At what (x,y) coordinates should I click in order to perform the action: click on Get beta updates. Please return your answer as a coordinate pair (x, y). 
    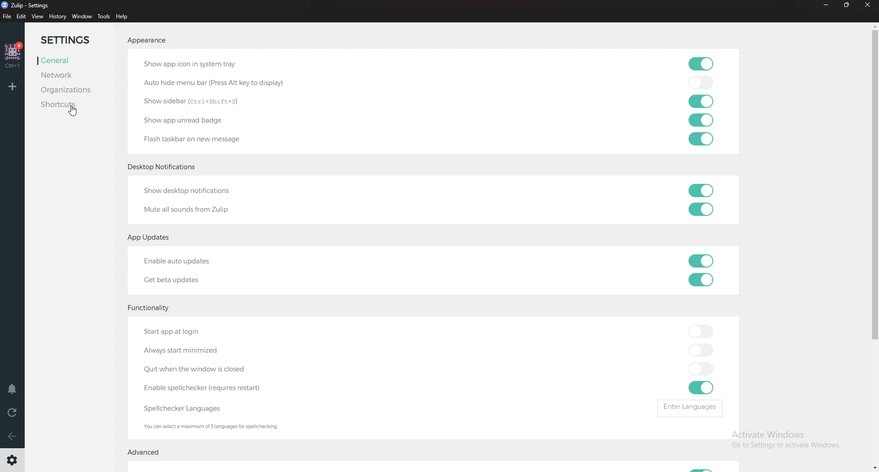
    Looking at the image, I should click on (170, 280).